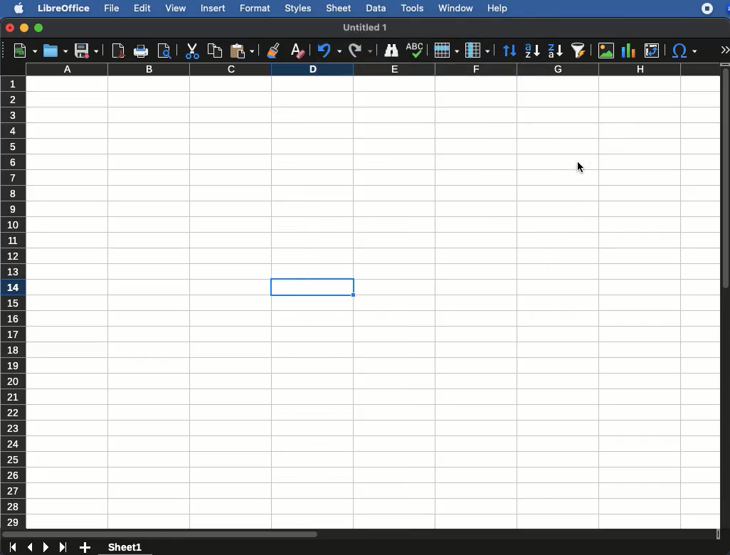 The width and height of the screenshot is (730, 555). I want to click on minimize, so click(25, 28).